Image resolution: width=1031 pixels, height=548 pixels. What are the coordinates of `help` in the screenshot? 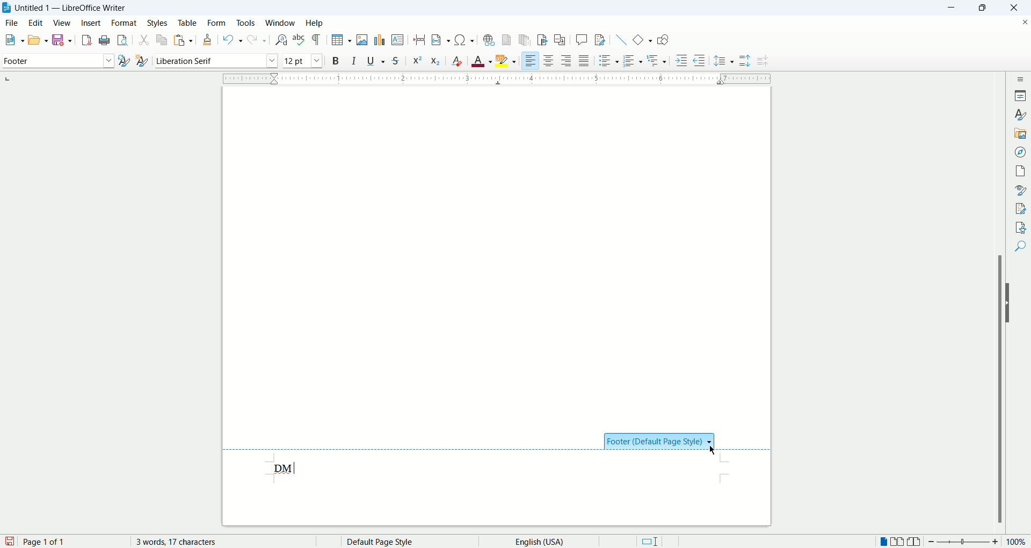 It's located at (314, 23).